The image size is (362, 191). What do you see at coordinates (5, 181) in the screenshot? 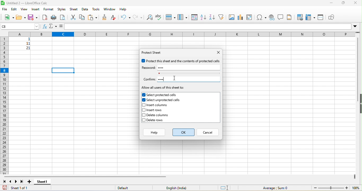
I see `first sheet` at bounding box center [5, 181].